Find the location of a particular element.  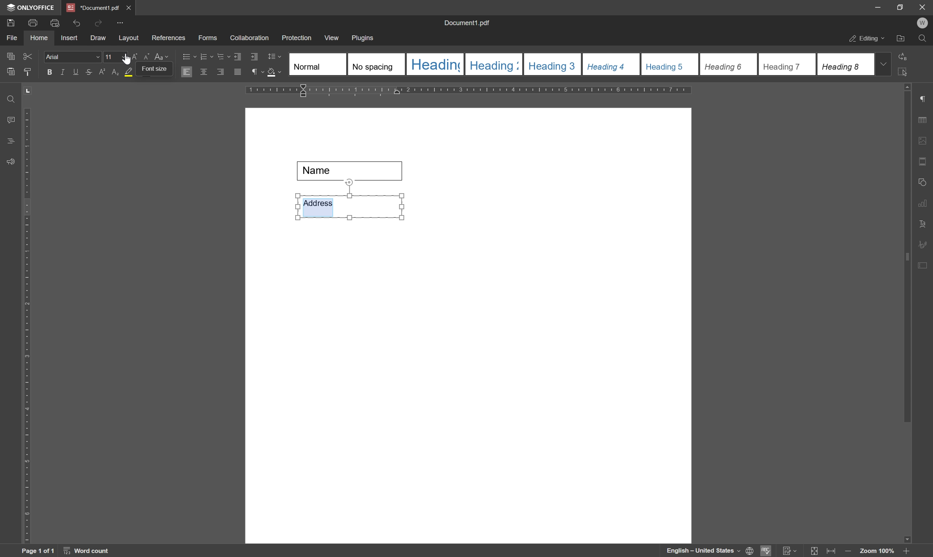

Name is located at coordinates (353, 171).